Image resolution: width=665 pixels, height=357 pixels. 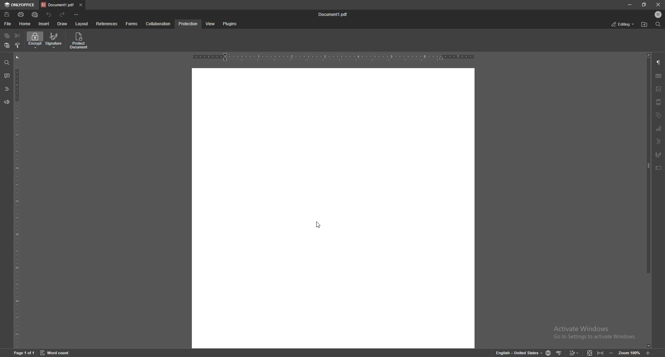 What do you see at coordinates (158, 24) in the screenshot?
I see `collaboration` at bounding box center [158, 24].